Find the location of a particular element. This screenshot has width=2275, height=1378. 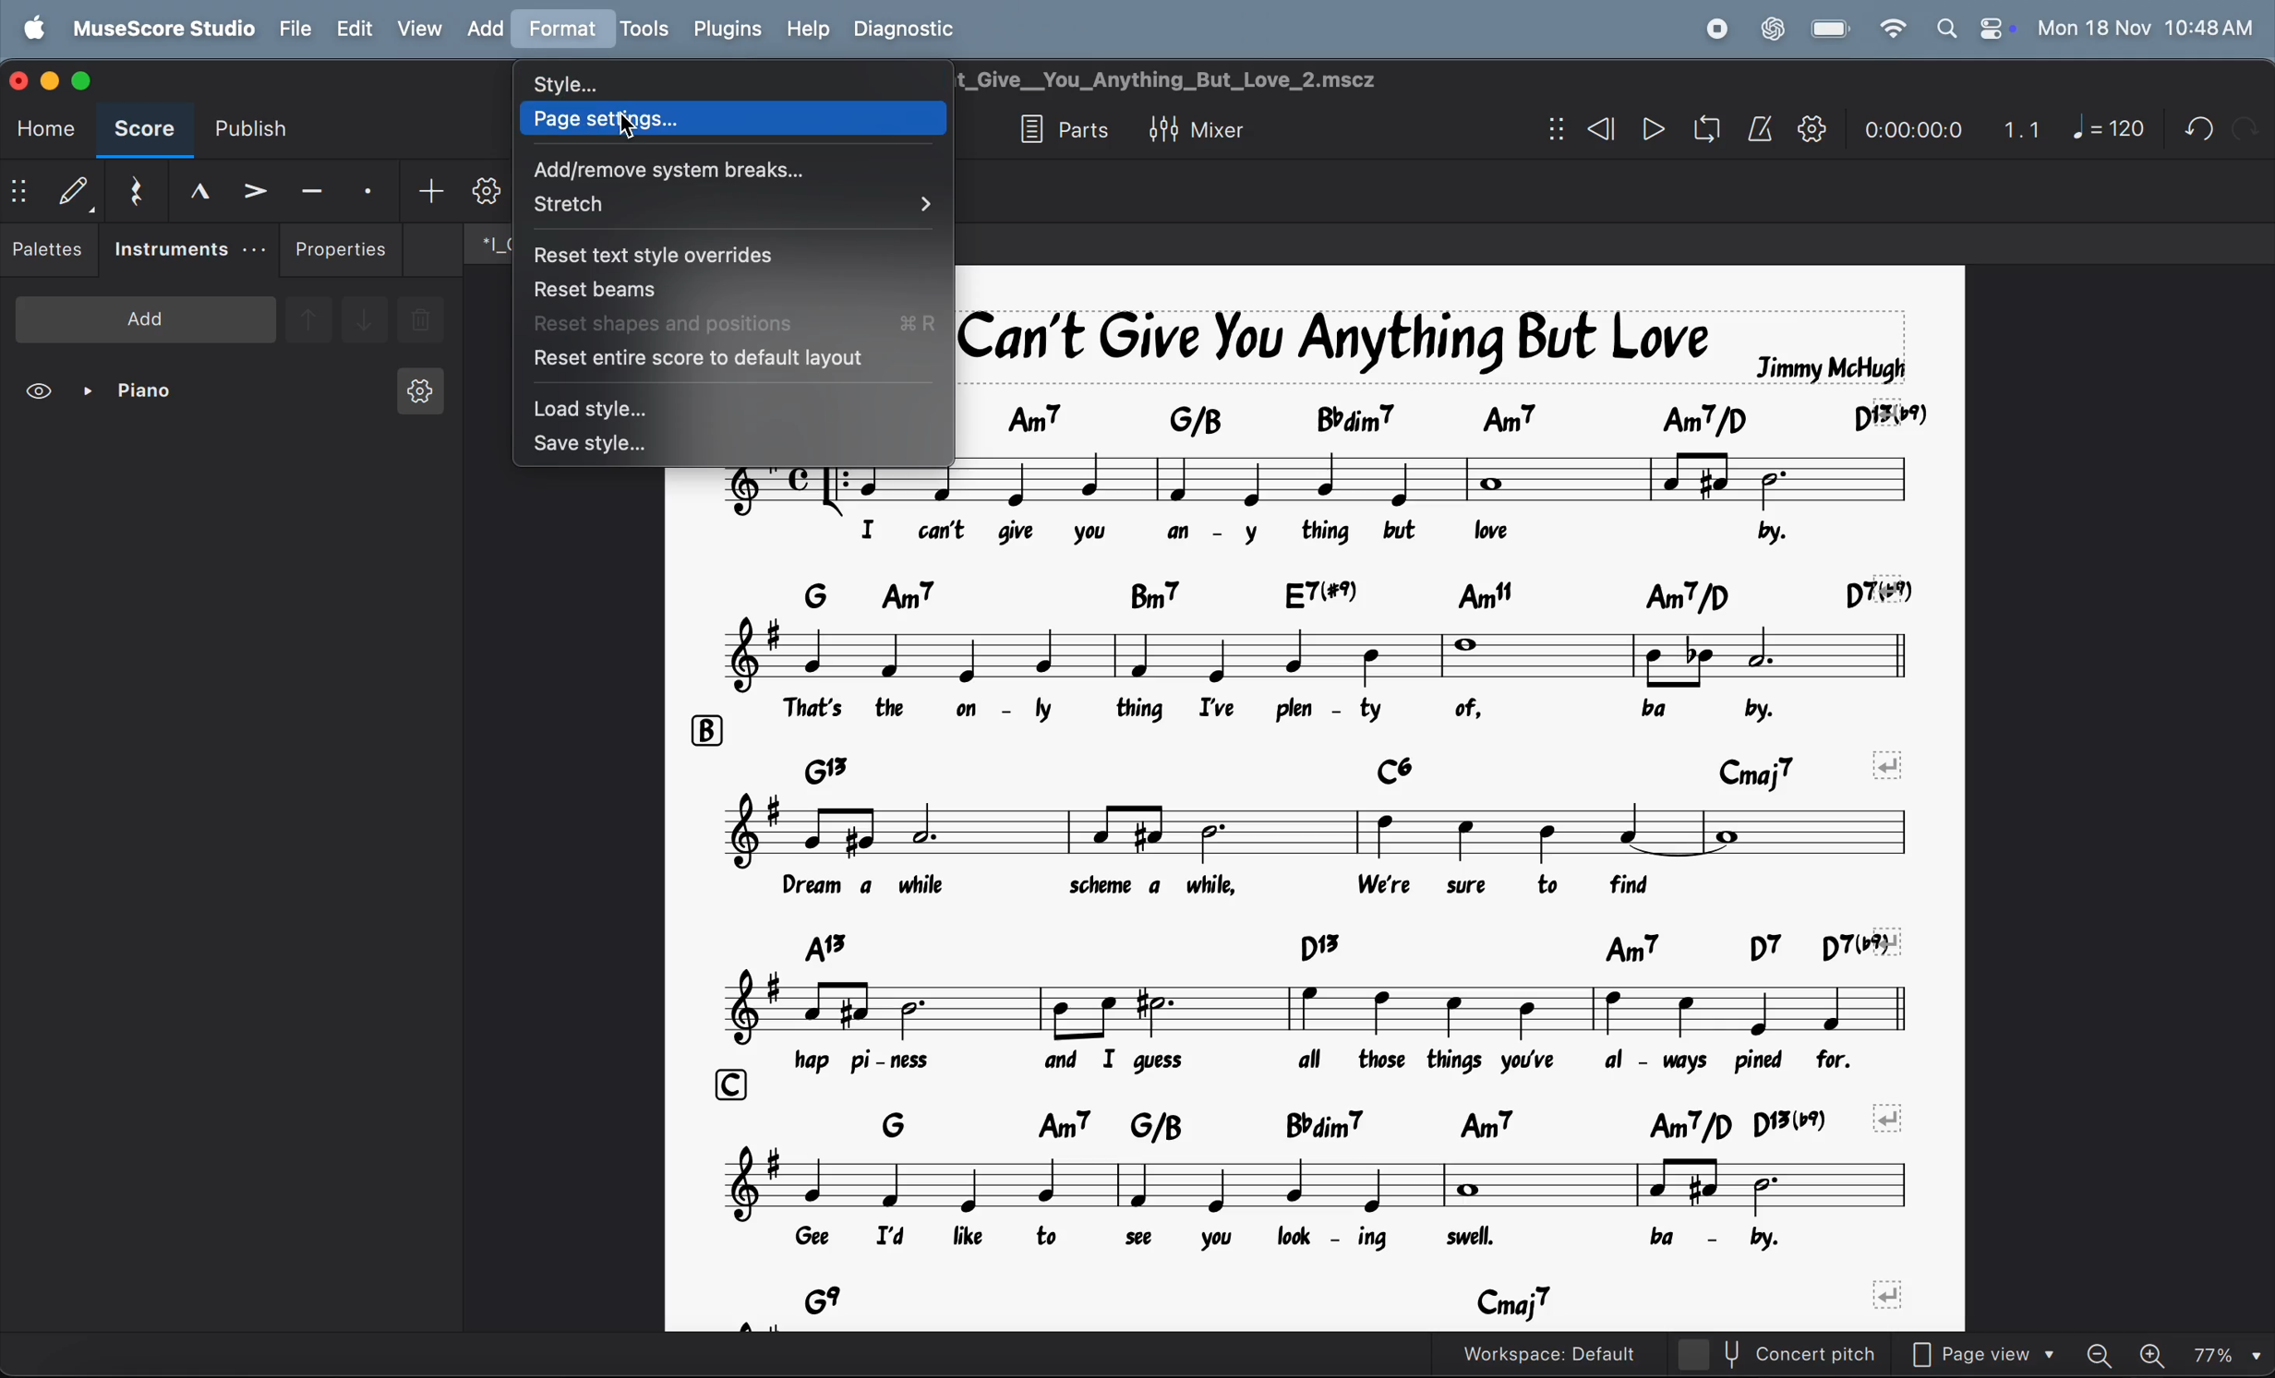

chord symbols is located at coordinates (1360, 1303).